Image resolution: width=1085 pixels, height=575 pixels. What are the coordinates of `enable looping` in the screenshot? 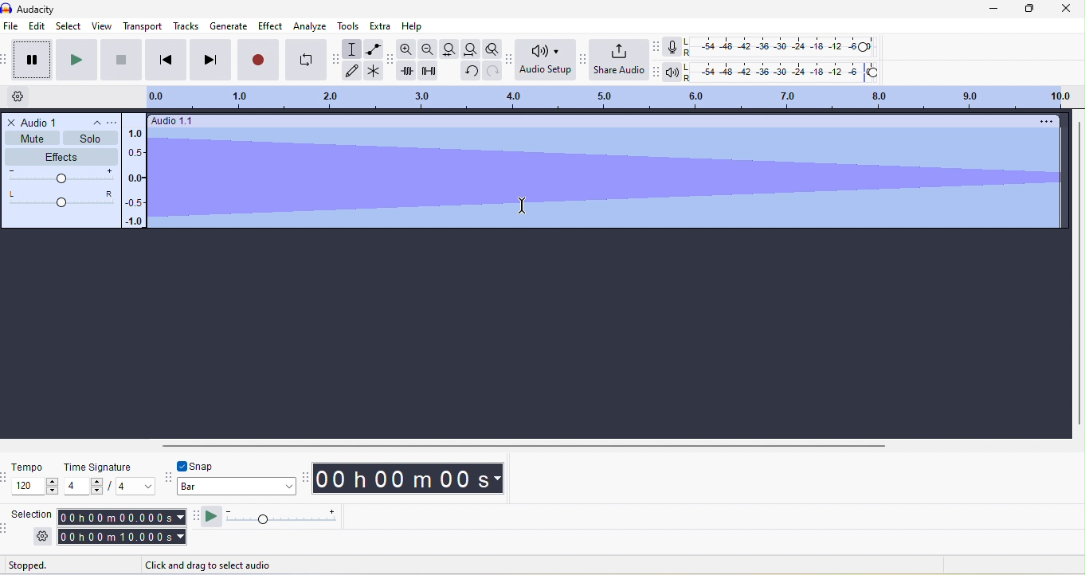 It's located at (306, 58).